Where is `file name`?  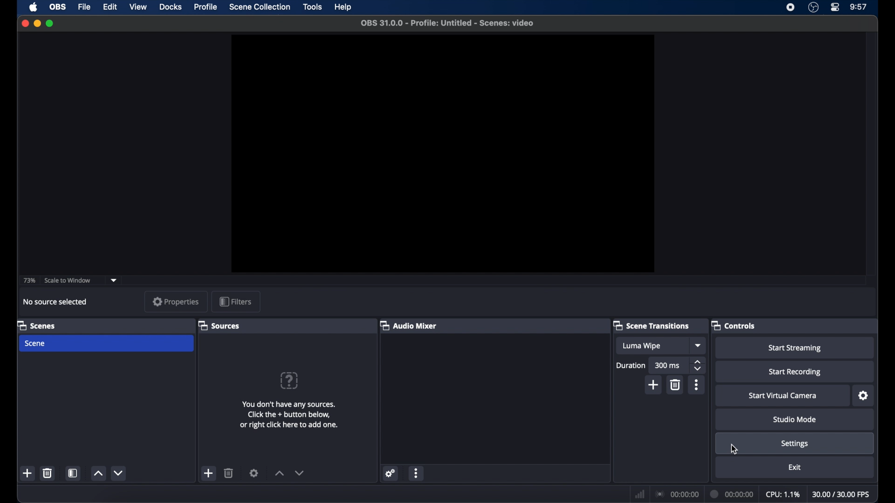
file name is located at coordinates (448, 23).